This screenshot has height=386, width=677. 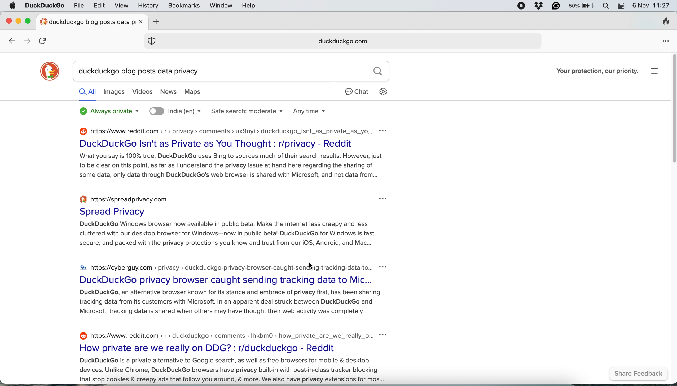 I want to click on chat, so click(x=357, y=94).